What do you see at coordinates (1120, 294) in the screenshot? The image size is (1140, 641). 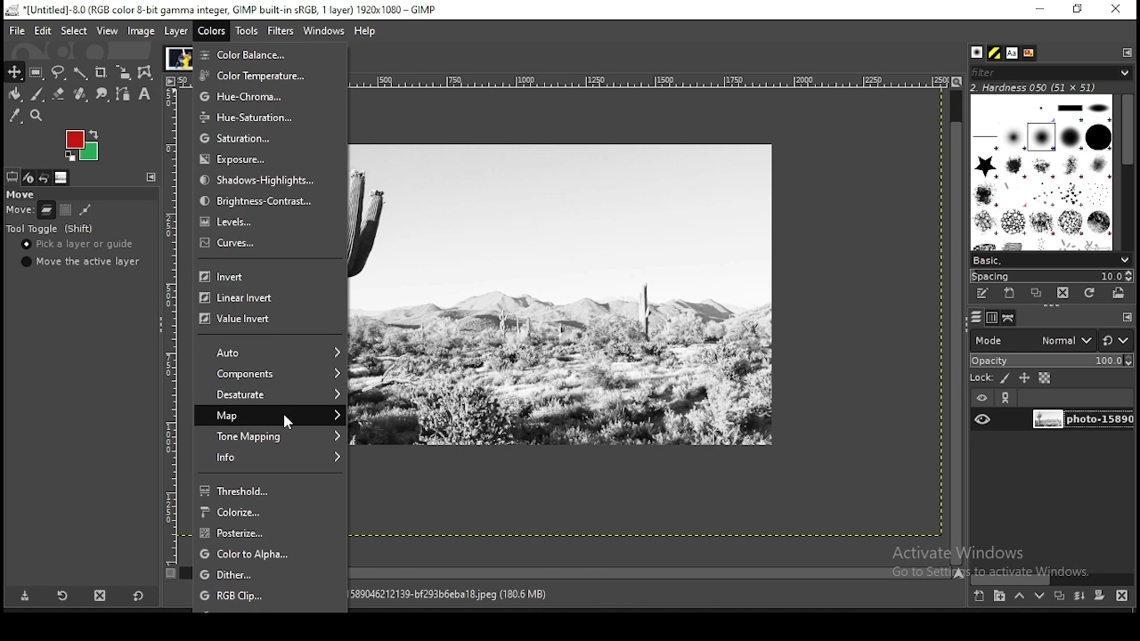 I see `open brush as image` at bounding box center [1120, 294].